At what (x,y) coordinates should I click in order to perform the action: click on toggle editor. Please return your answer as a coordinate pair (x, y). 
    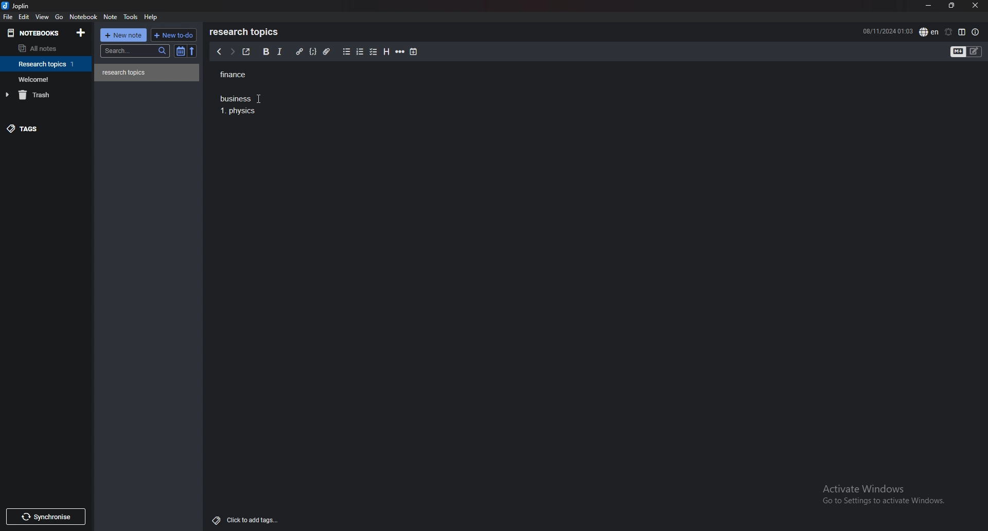
    Looking at the image, I should click on (967, 51).